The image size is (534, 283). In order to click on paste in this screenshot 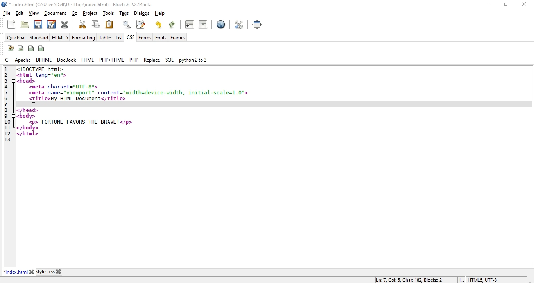, I will do `click(109, 24)`.